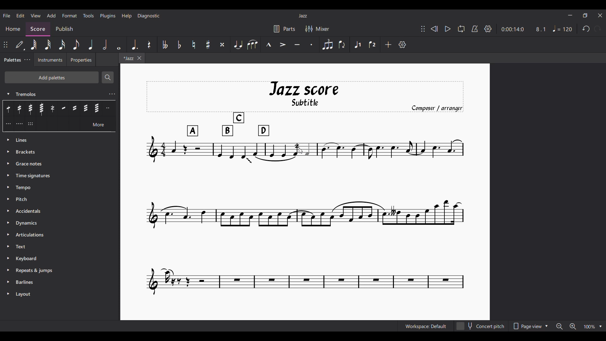  Describe the element at coordinates (60, 152) in the screenshot. I see `Brackets` at that location.